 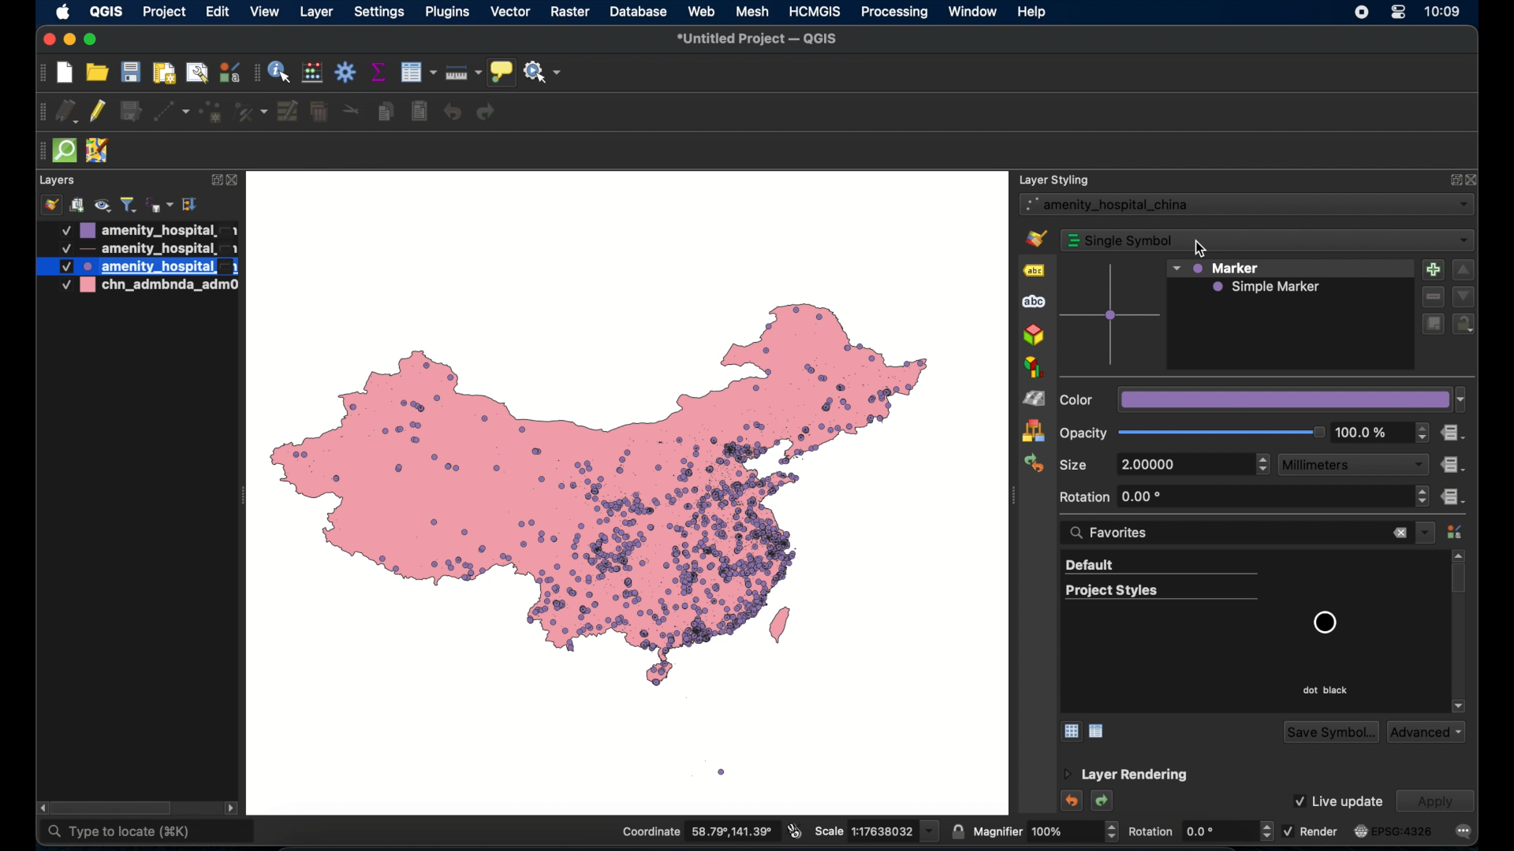 What do you see at coordinates (147, 249) in the screenshot?
I see `layer 2` at bounding box center [147, 249].